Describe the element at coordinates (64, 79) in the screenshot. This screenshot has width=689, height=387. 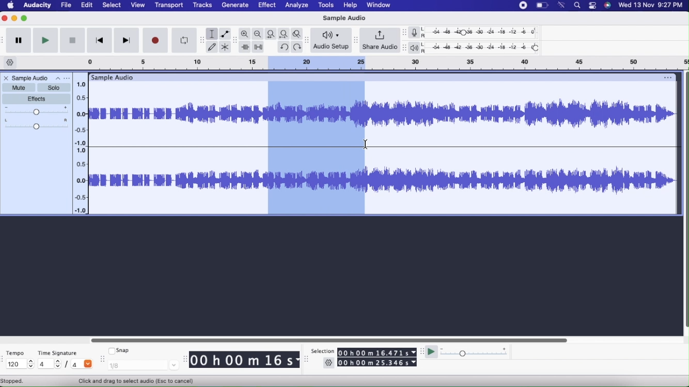
I see `more options` at that location.